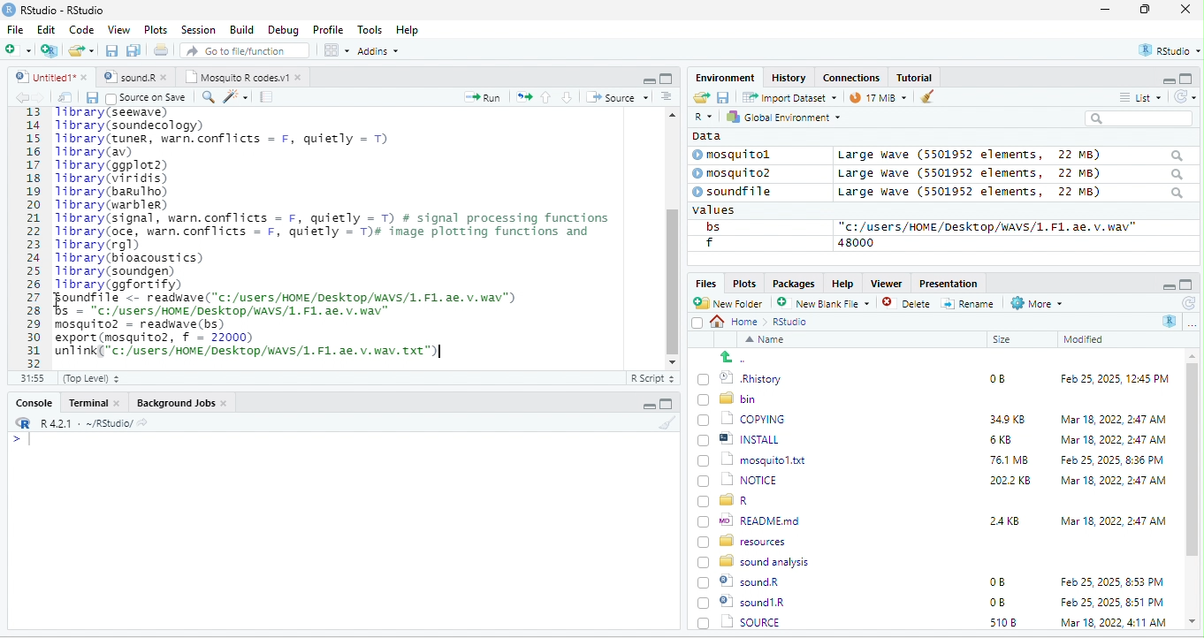 This screenshot has width=1204, height=638. I want to click on bs, so click(710, 226).